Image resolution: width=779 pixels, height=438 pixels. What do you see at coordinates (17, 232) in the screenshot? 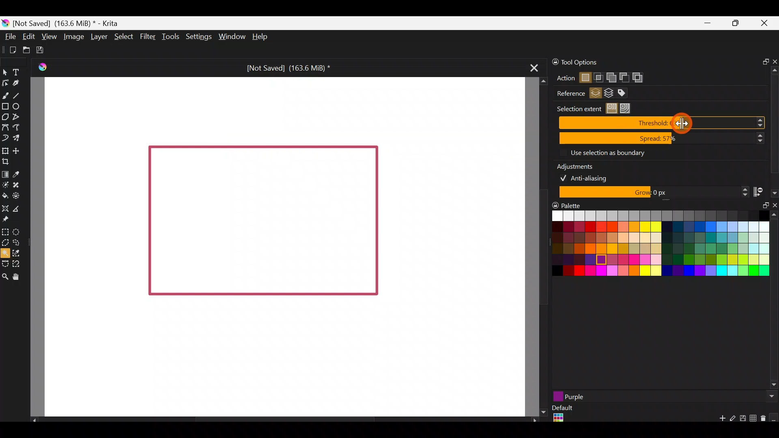
I see `Elliptical selection tool` at bounding box center [17, 232].